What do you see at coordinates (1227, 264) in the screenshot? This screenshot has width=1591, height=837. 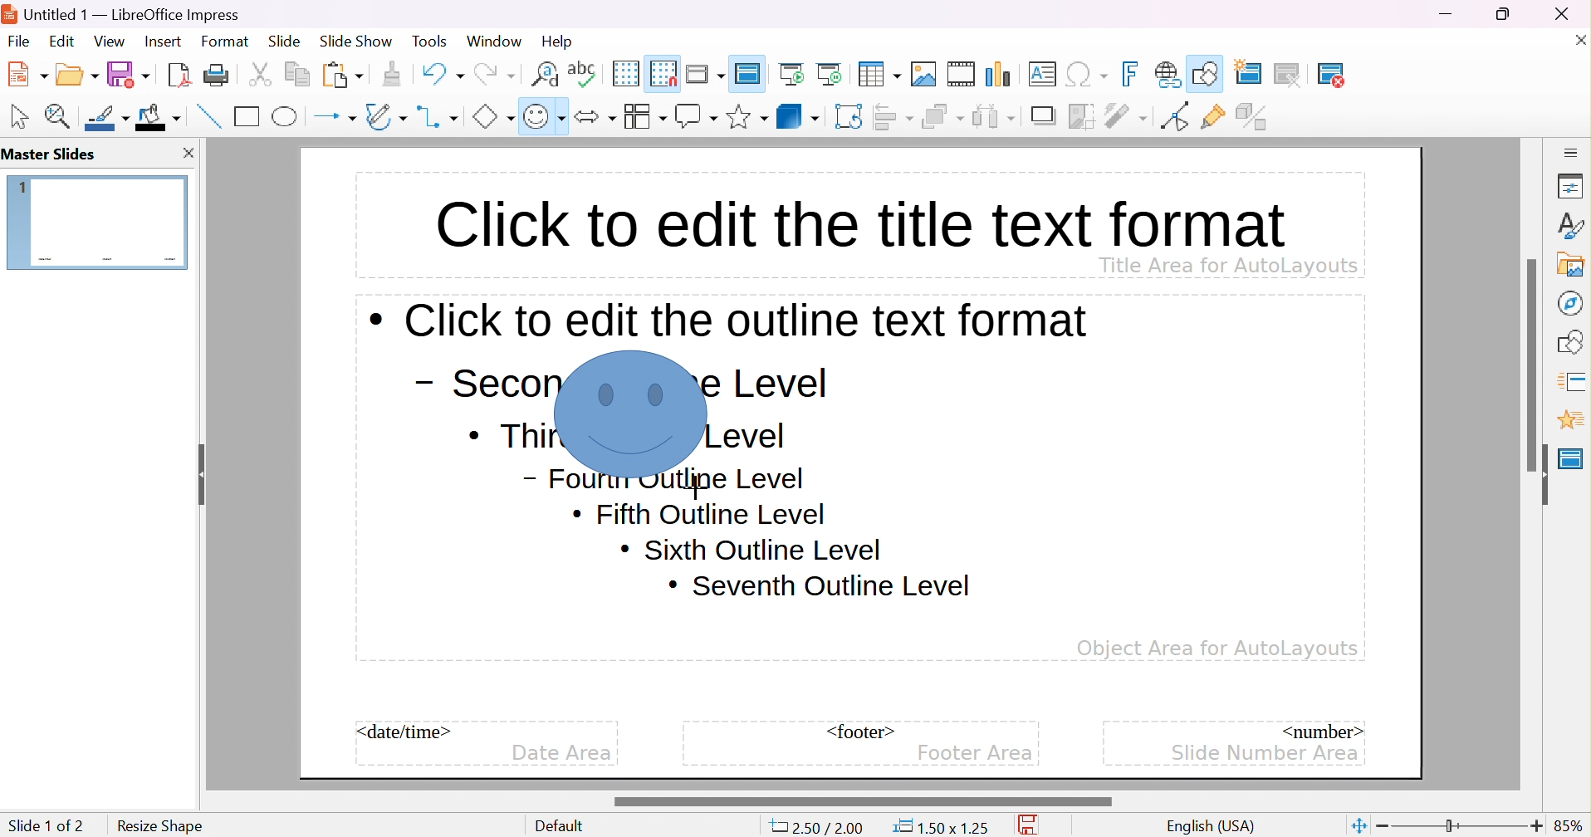 I see `title area for autolayouts` at bounding box center [1227, 264].